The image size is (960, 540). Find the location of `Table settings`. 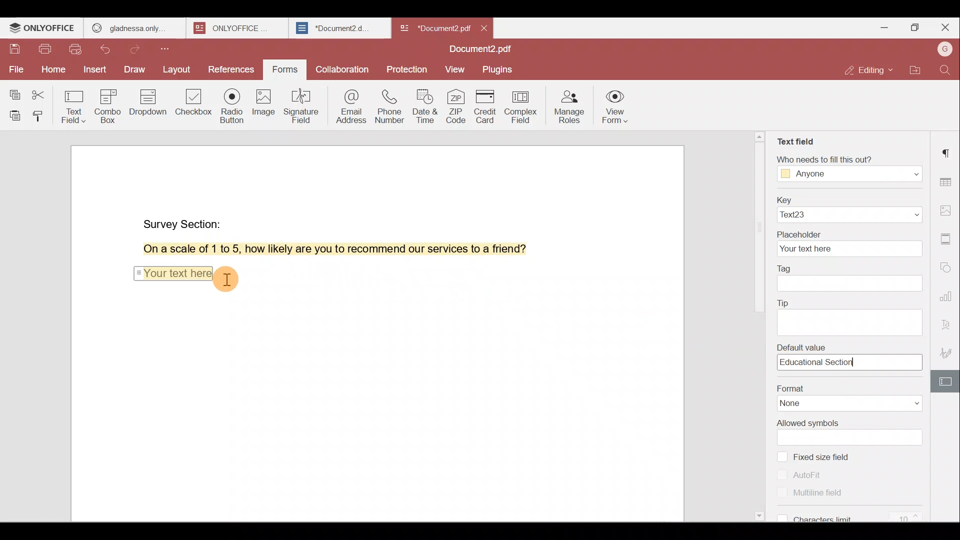

Table settings is located at coordinates (947, 179).